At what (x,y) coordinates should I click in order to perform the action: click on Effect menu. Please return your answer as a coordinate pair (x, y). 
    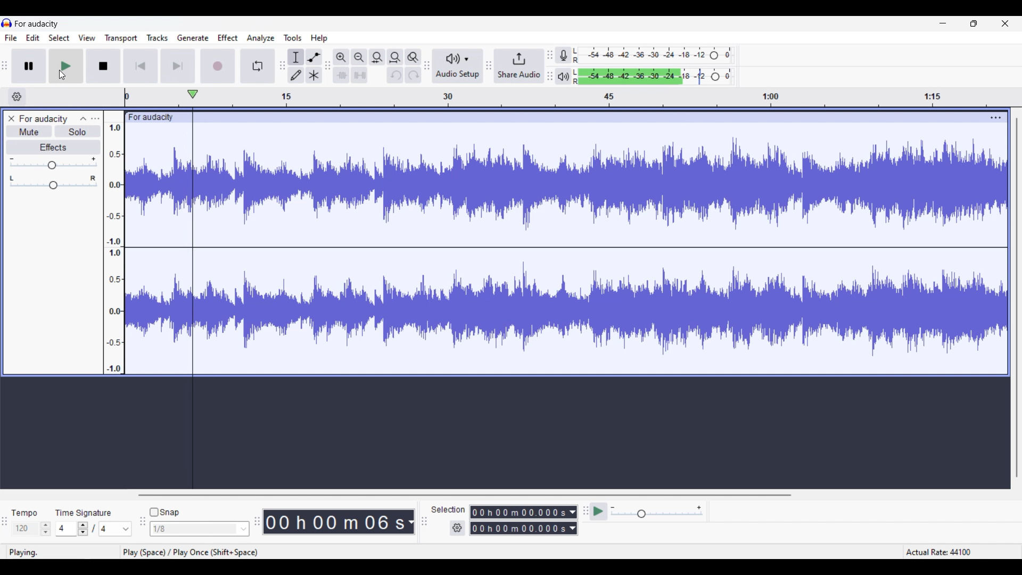
    Looking at the image, I should click on (228, 38).